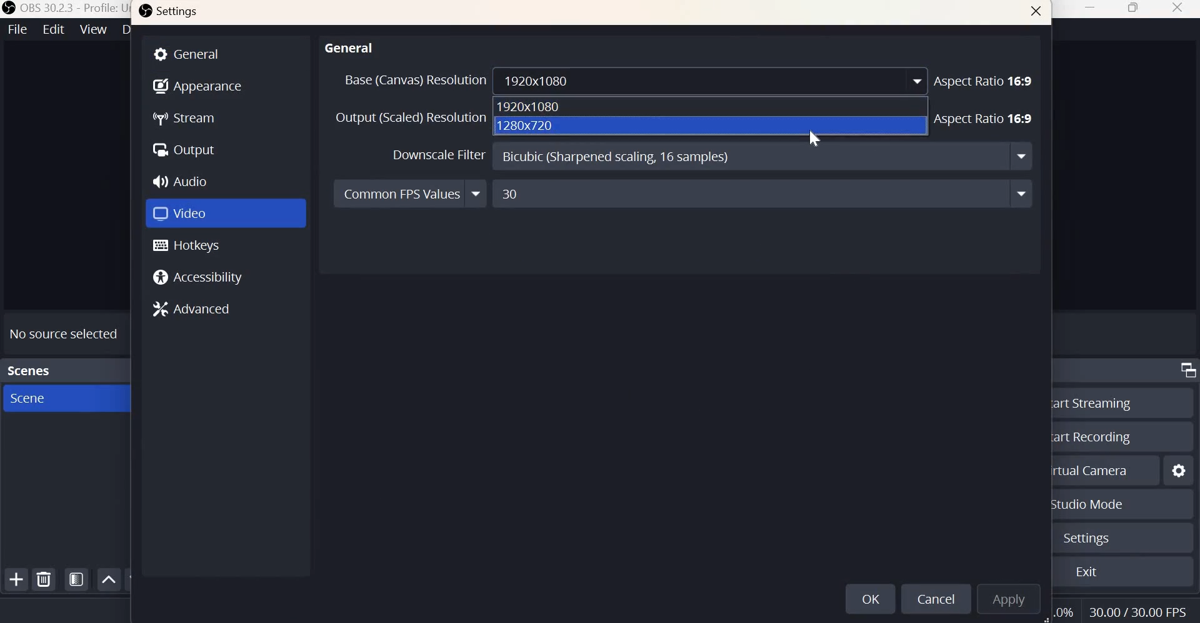 This screenshot has width=1200, height=623. I want to click on Advances, so click(197, 310).